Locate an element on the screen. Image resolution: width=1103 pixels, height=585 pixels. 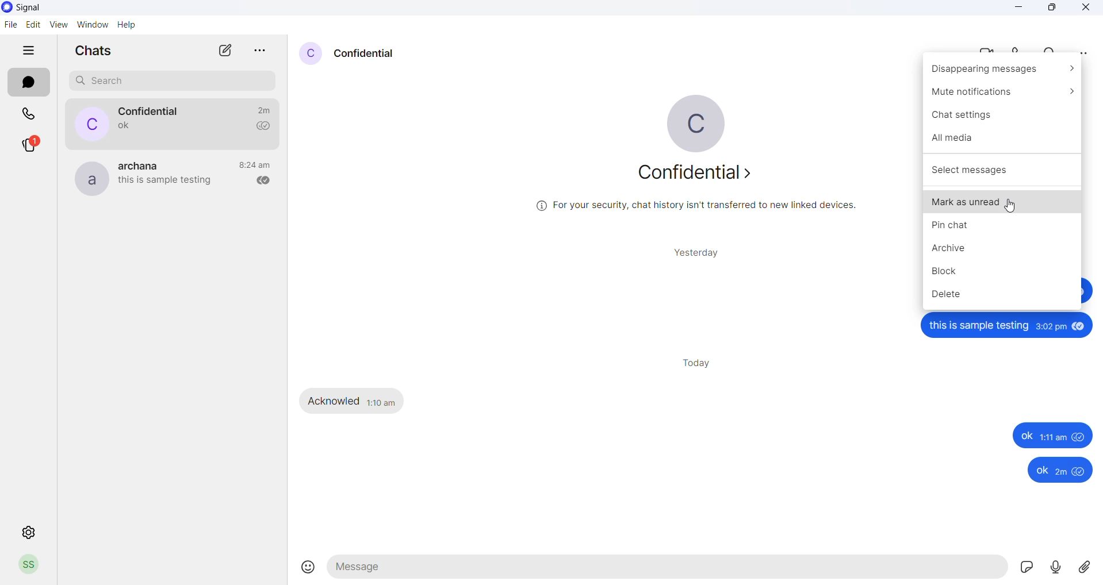
last message time is located at coordinates (255, 164).